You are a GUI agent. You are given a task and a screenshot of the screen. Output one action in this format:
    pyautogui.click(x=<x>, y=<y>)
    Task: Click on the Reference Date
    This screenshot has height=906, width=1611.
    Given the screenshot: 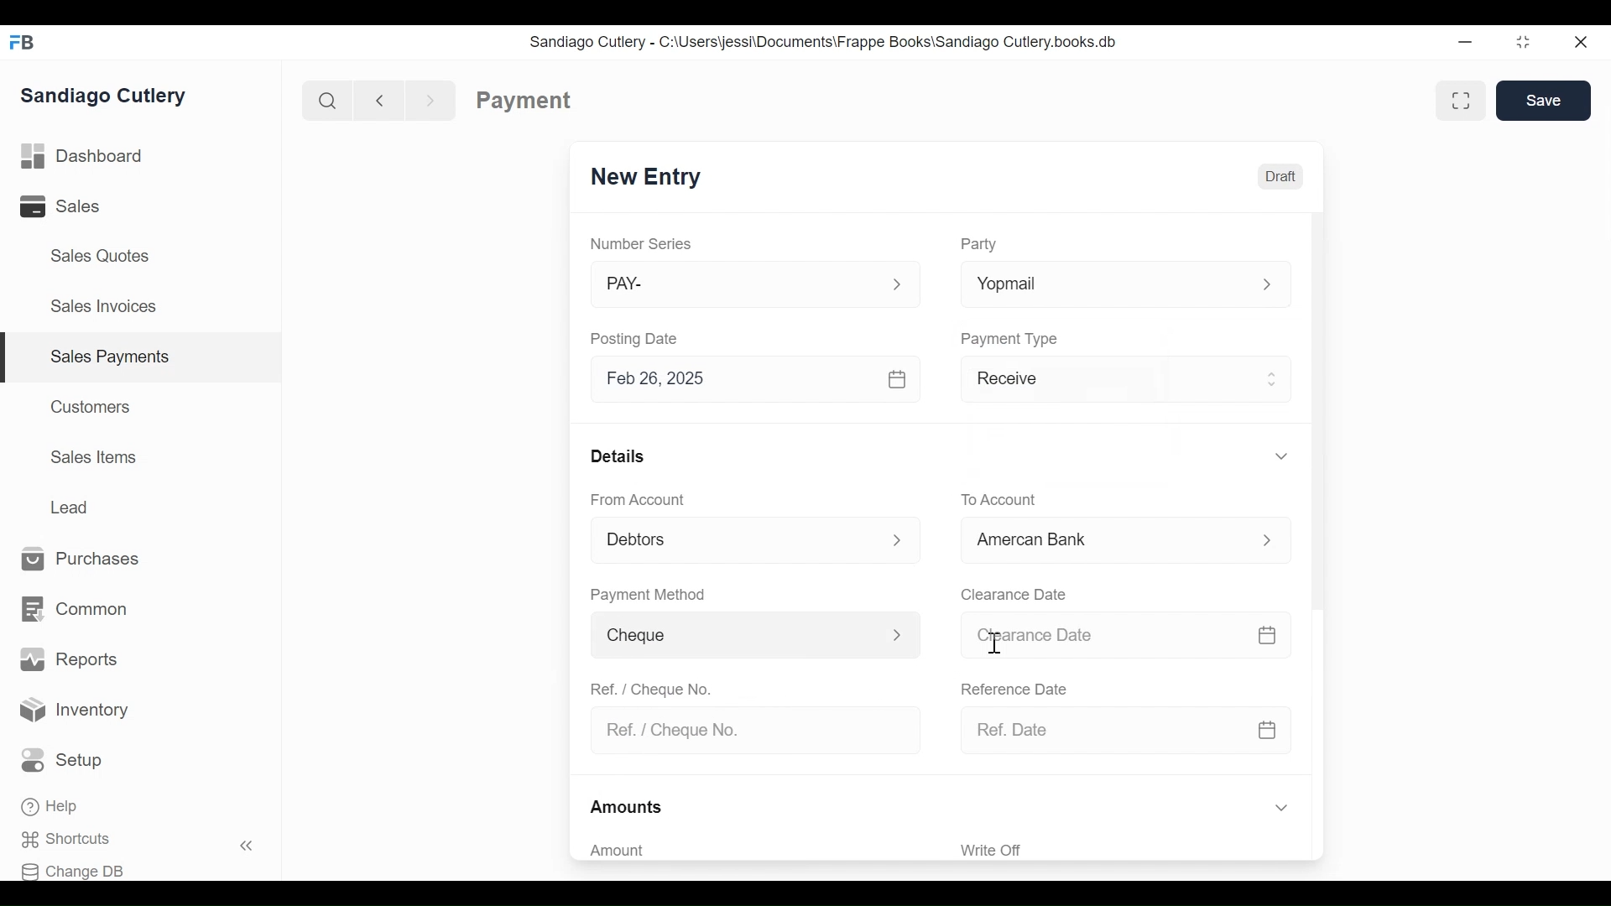 What is the action you would take?
    pyautogui.click(x=1013, y=687)
    